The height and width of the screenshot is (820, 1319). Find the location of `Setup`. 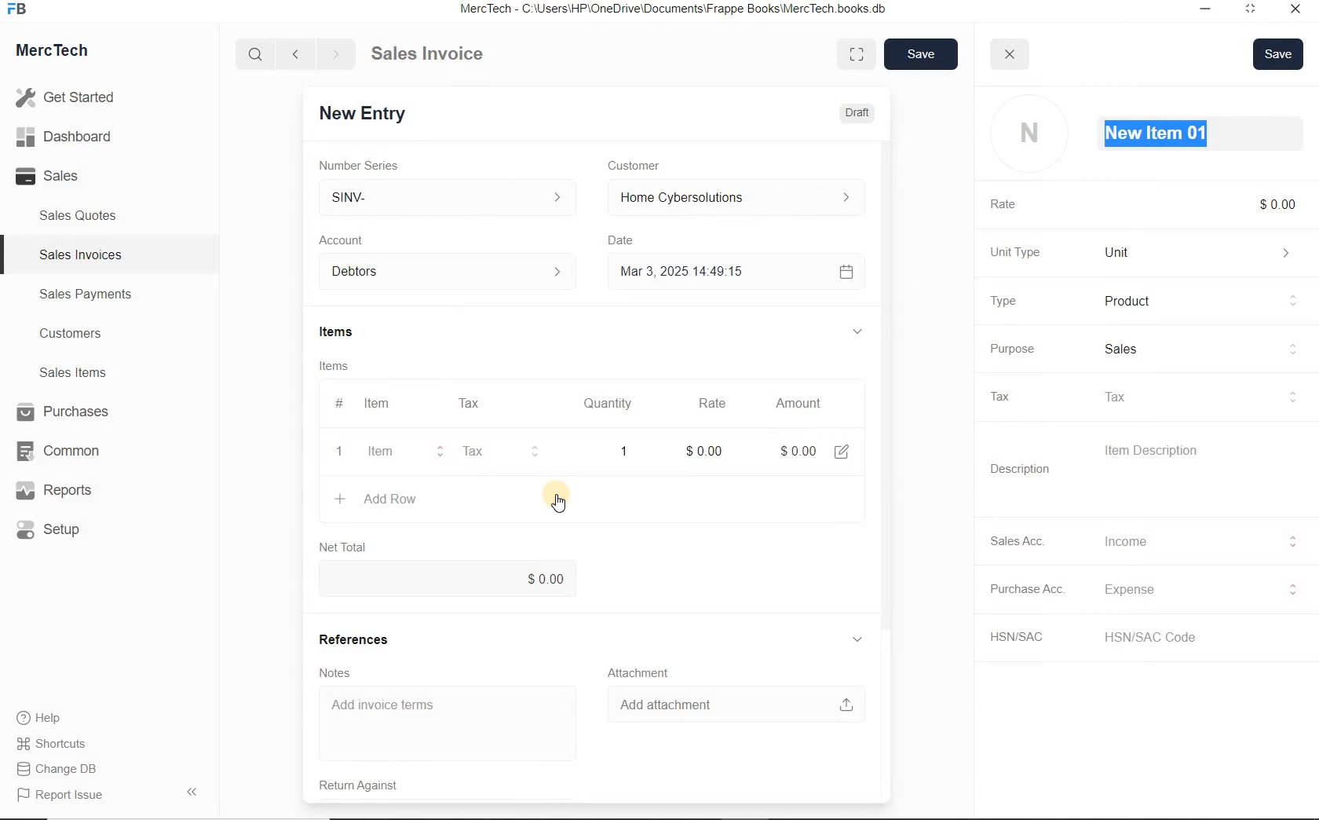

Setup is located at coordinates (66, 529).